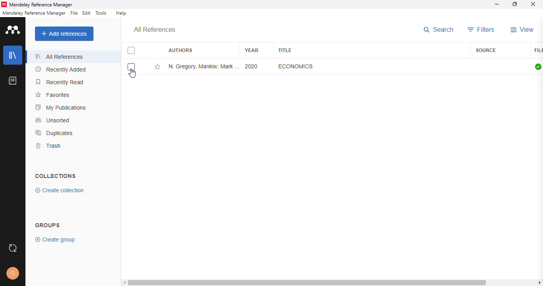 The image size is (543, 286). Describe the element at coordinates (53, 120) in the screenshot. I see `unsorted` at that location.